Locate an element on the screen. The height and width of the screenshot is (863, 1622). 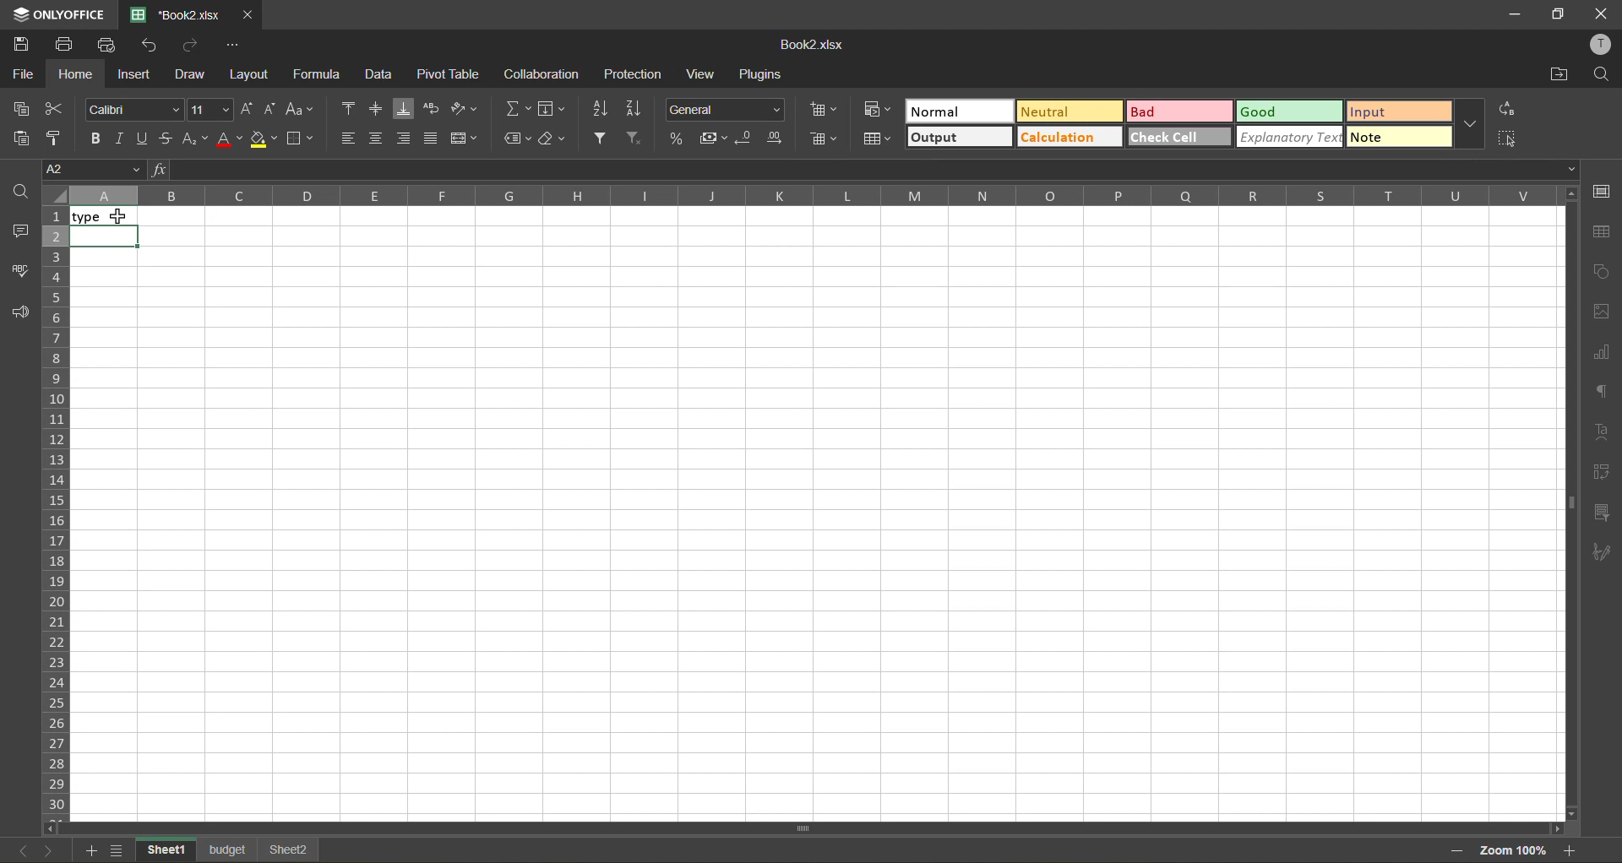
clear is located at coordinates (552, 138).